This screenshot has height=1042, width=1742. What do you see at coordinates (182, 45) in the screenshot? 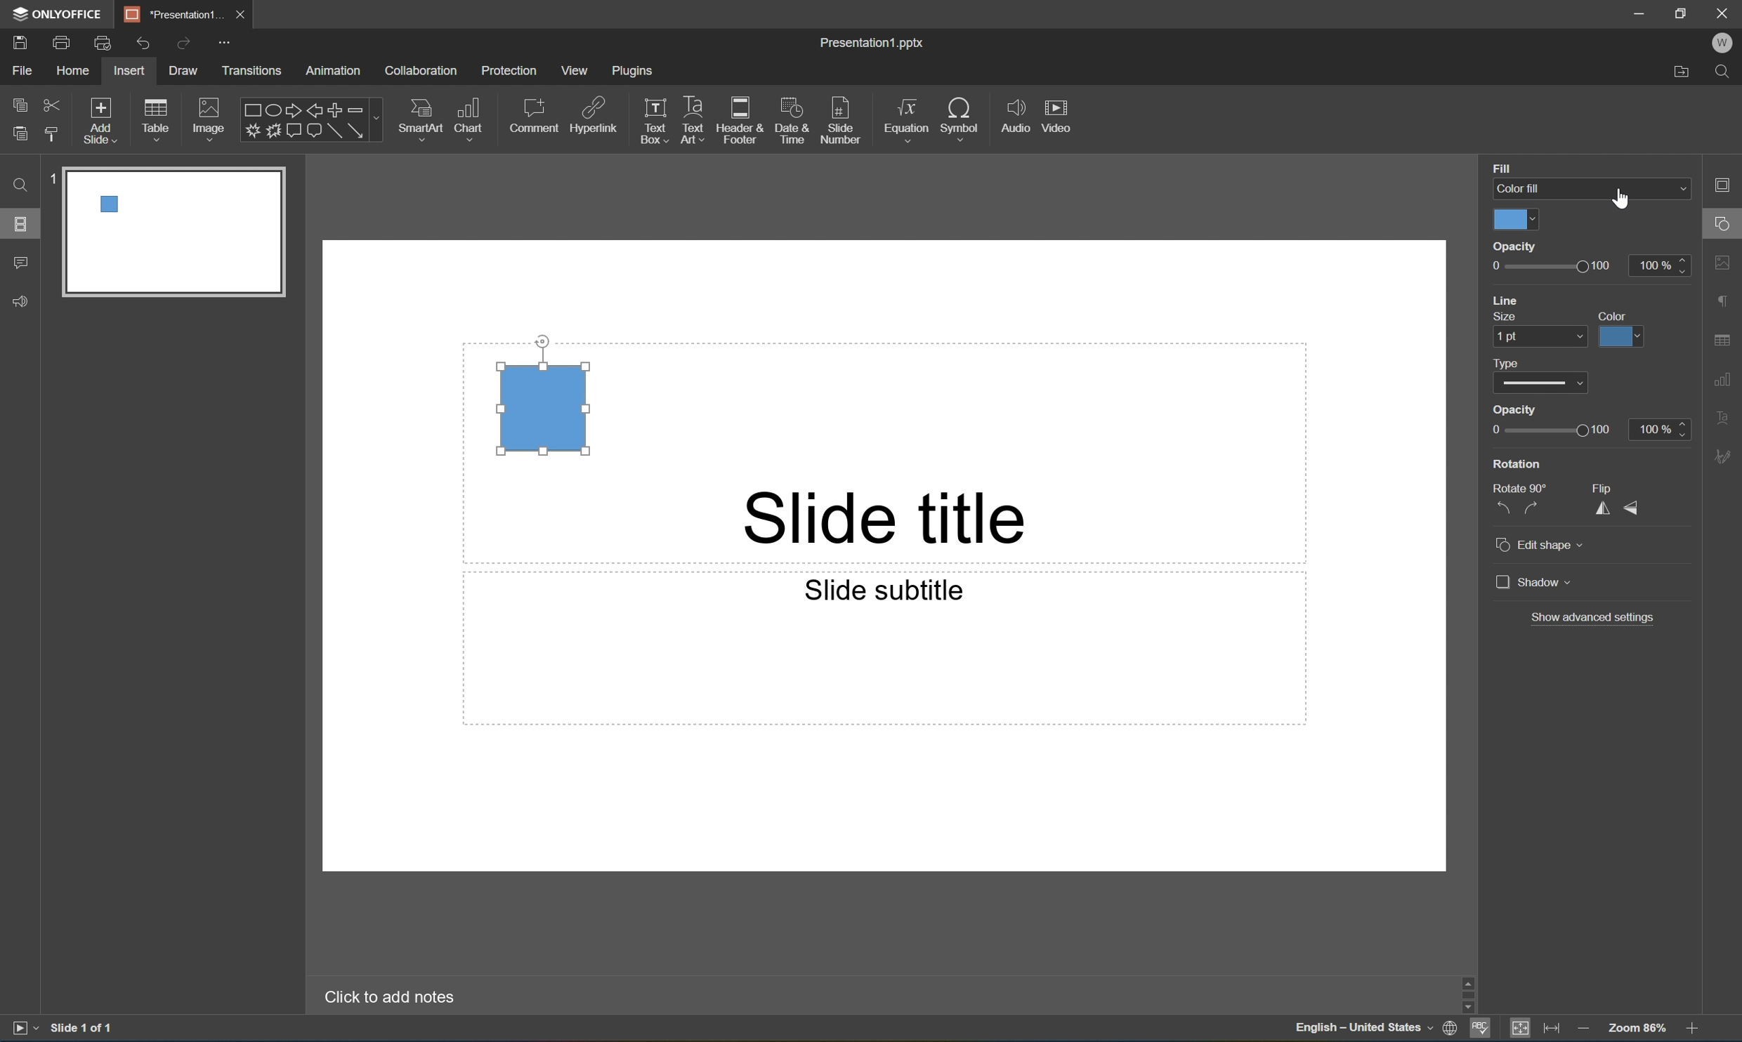
I see `Redo` at bounding box center [182, 45].